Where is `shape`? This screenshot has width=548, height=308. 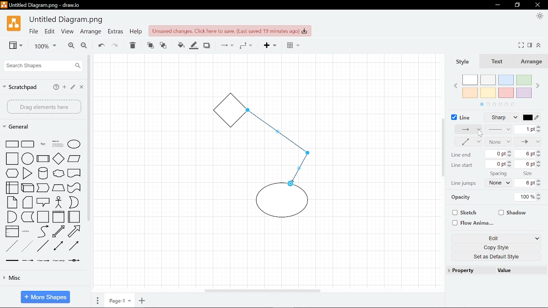 shape is located at coordinates (27, 232).